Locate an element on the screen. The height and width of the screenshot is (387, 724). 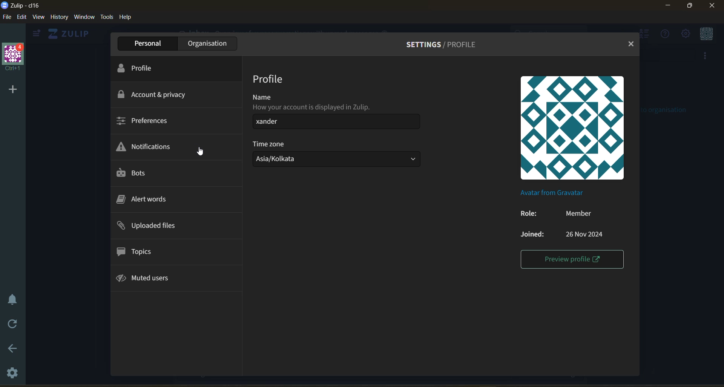
Mouse Cursor is located at coordinates (201, 152).